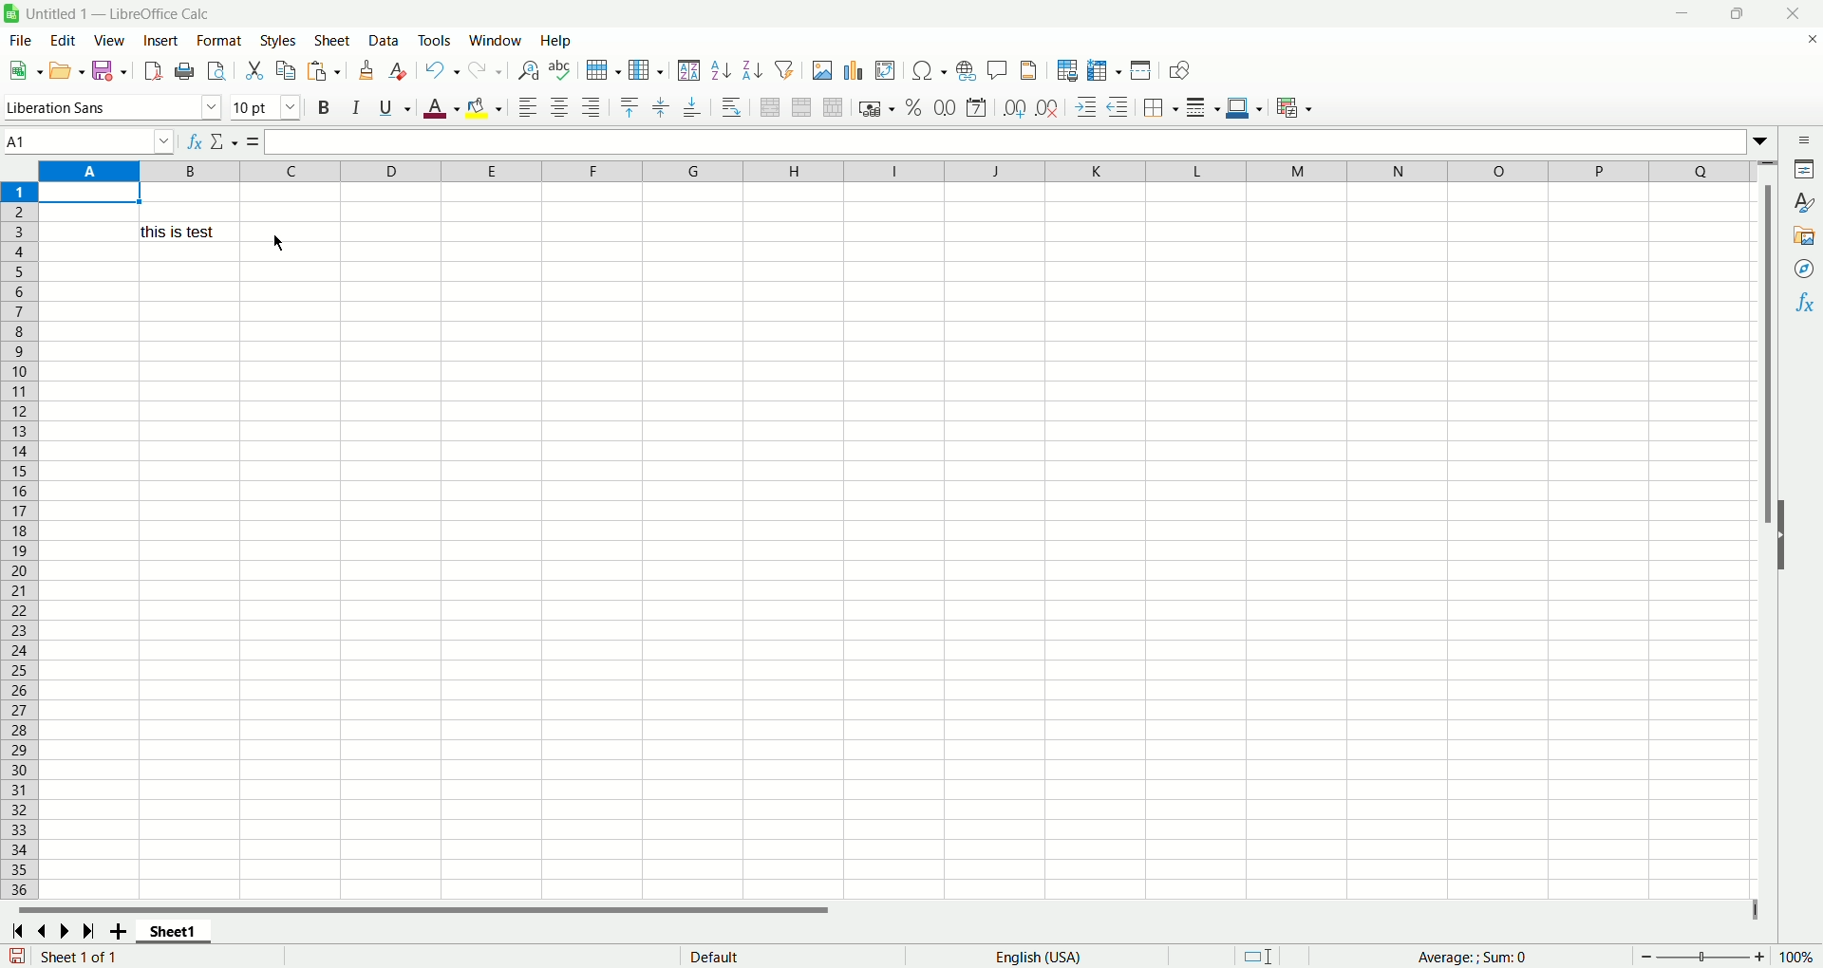  Describe the element at coordinates (113, 105) in the screenshot. I see `font name` at that location.